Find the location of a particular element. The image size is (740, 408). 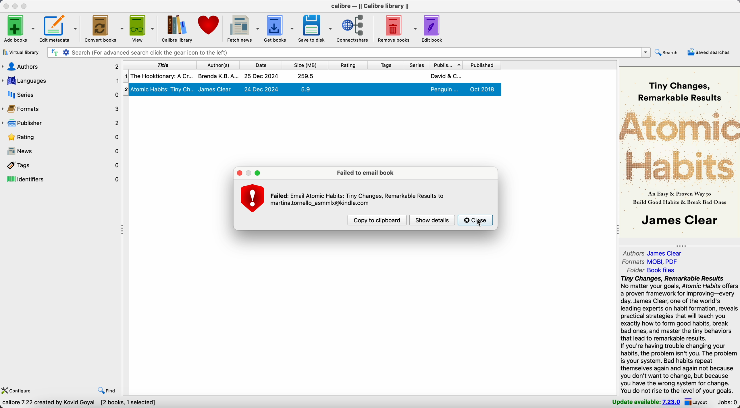

maximize popup is located at coordinates (259, 173).